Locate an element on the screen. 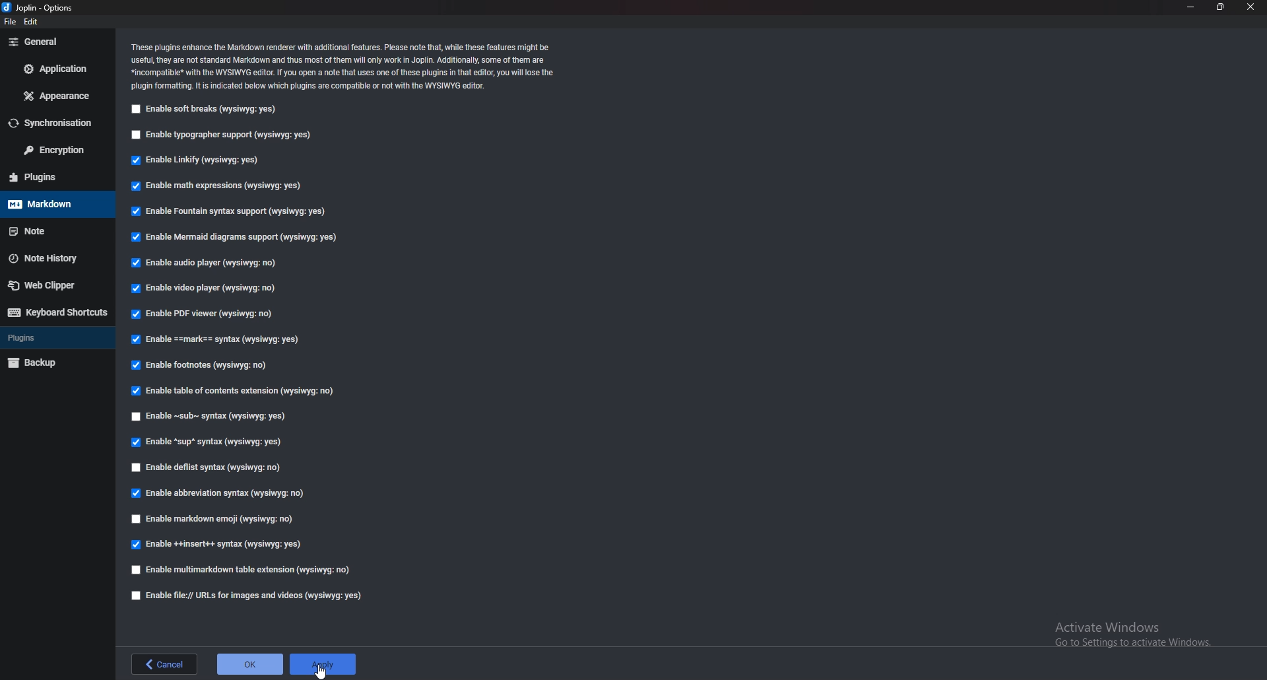 Image resolution: width=1267 pixels, height=680 pixels. ok is located at coordinates (249, 666).